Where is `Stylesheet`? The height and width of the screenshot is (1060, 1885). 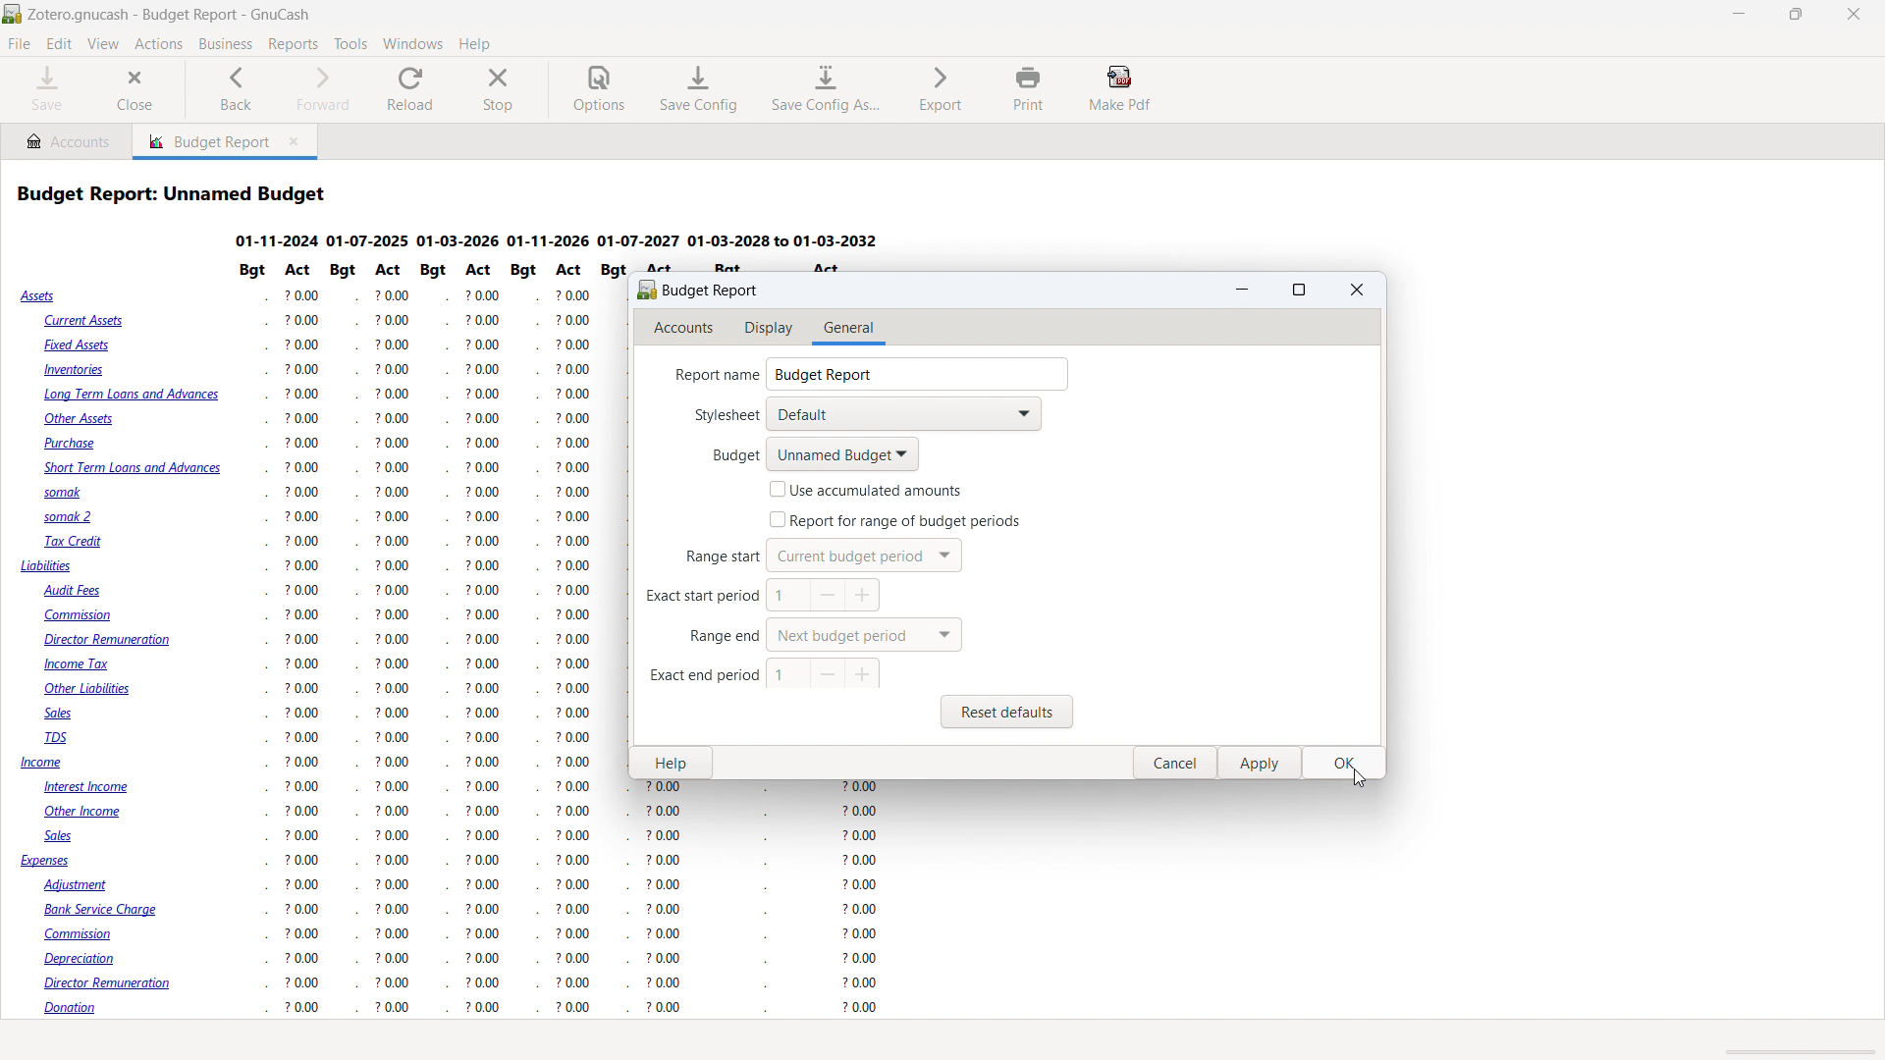
Stylesheet is located at coordinates (712, 417).